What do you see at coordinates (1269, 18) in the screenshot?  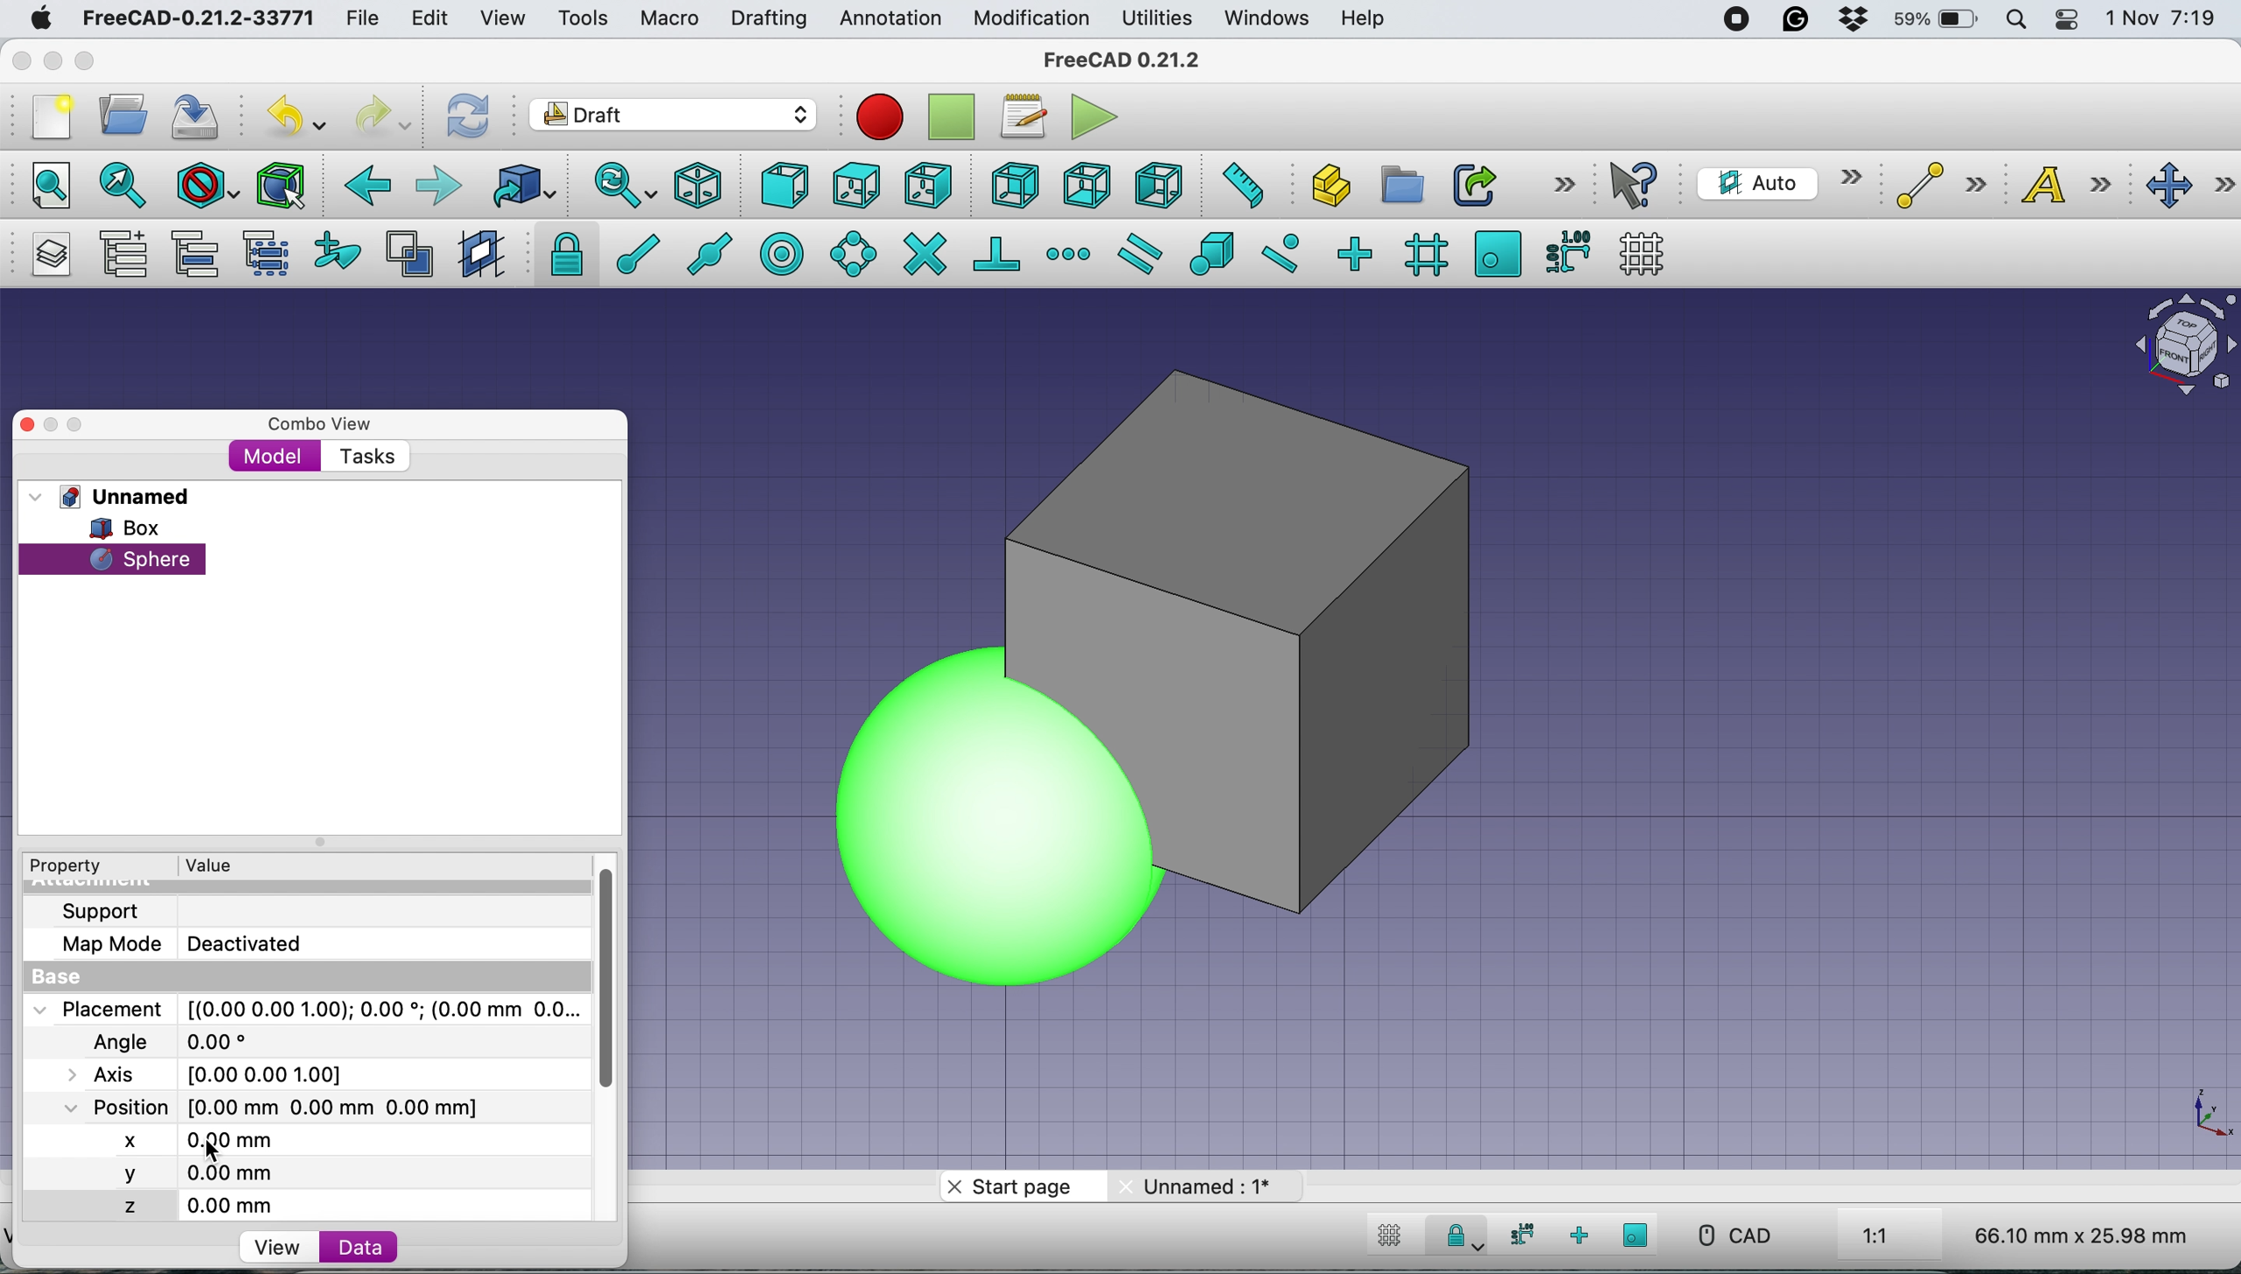 I see `windows` at bounding box center [1269, 18].